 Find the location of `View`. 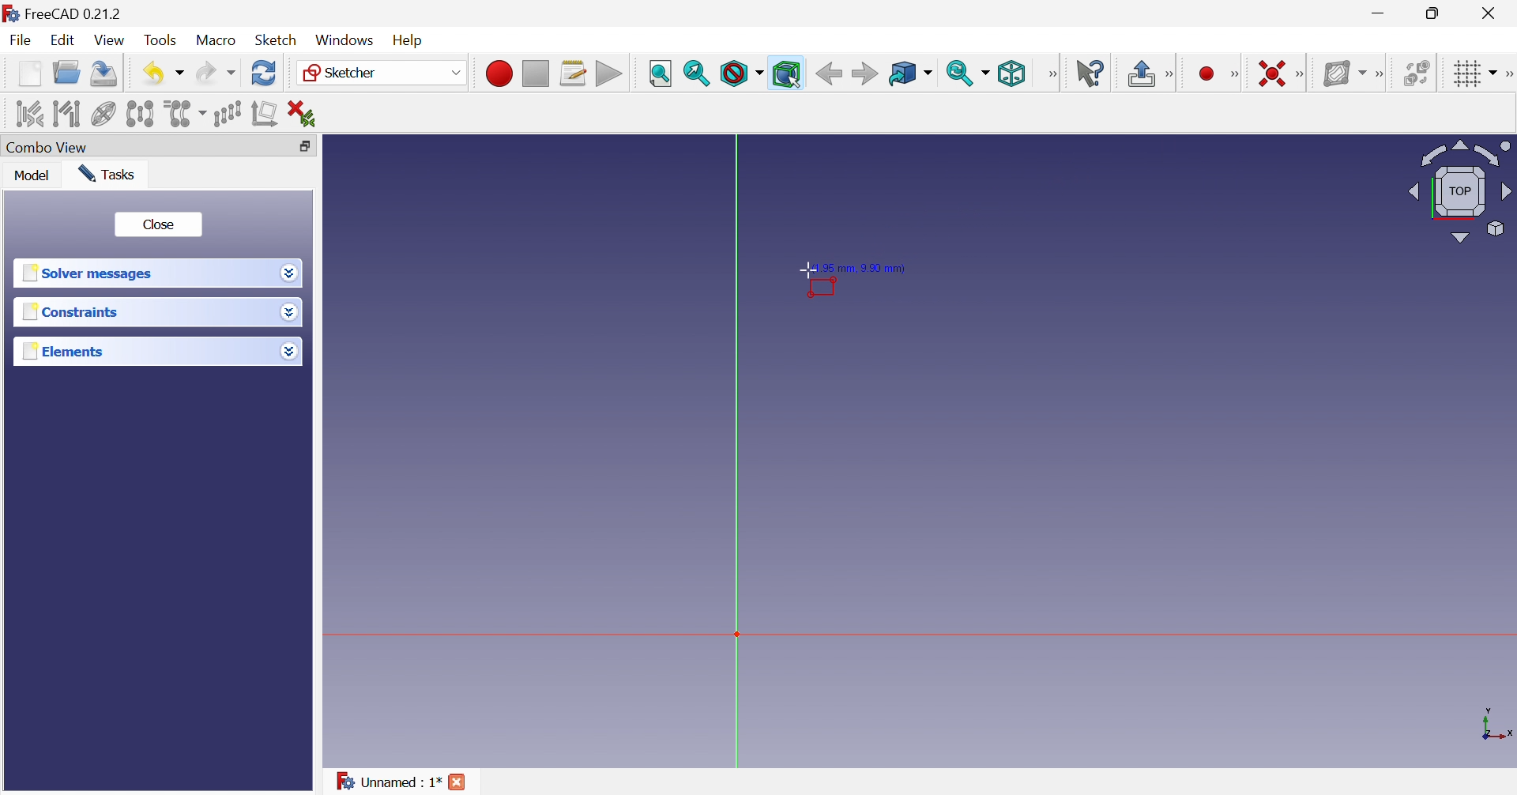

View is located at coordinates (1053, 73).